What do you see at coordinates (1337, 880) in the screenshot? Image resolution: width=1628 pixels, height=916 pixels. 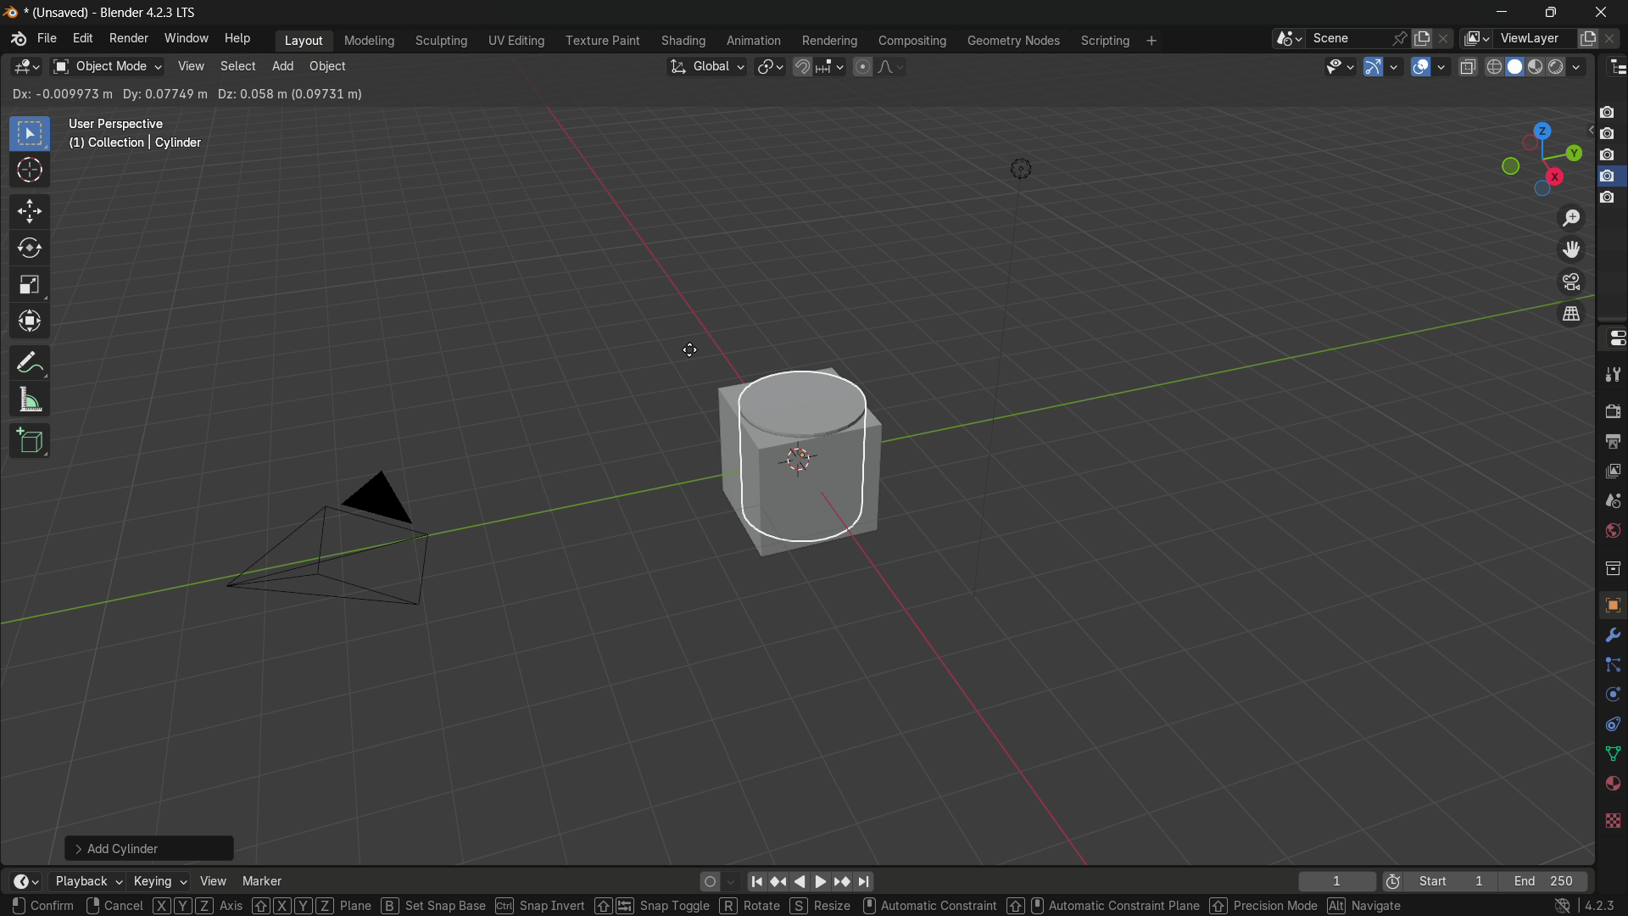 I see `current frame` at bounding box center [1337, 880].